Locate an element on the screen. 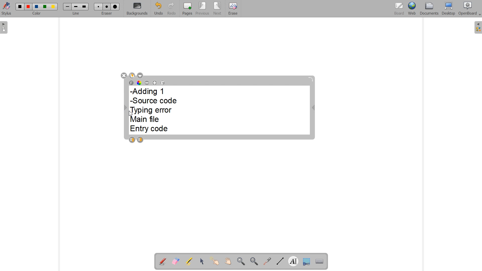 The height and width of the screenshot is (271, 482). Color 3 is located at coordinates (36, 7).